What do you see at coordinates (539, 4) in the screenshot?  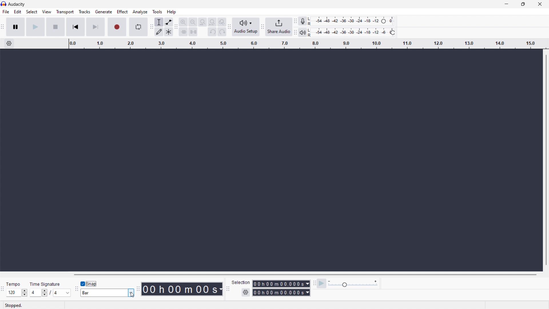 I see `close` at bounding box center [539, 4].